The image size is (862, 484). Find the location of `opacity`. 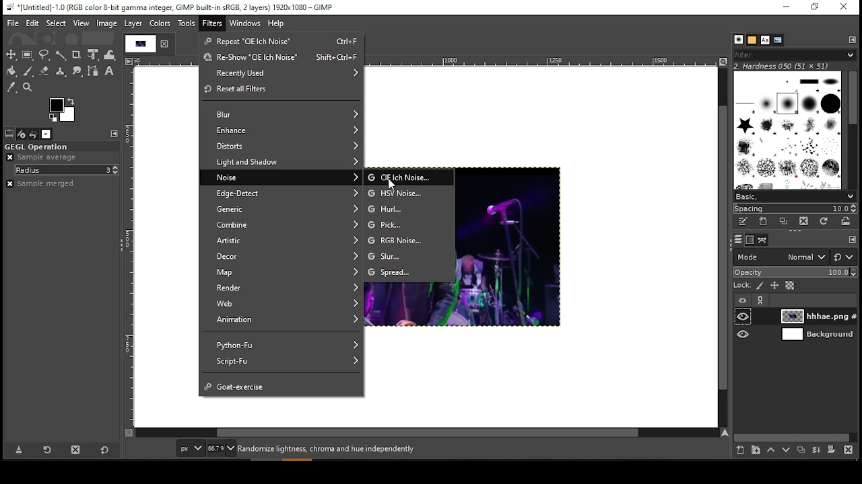

opacity is located at coordinates (794, 272).